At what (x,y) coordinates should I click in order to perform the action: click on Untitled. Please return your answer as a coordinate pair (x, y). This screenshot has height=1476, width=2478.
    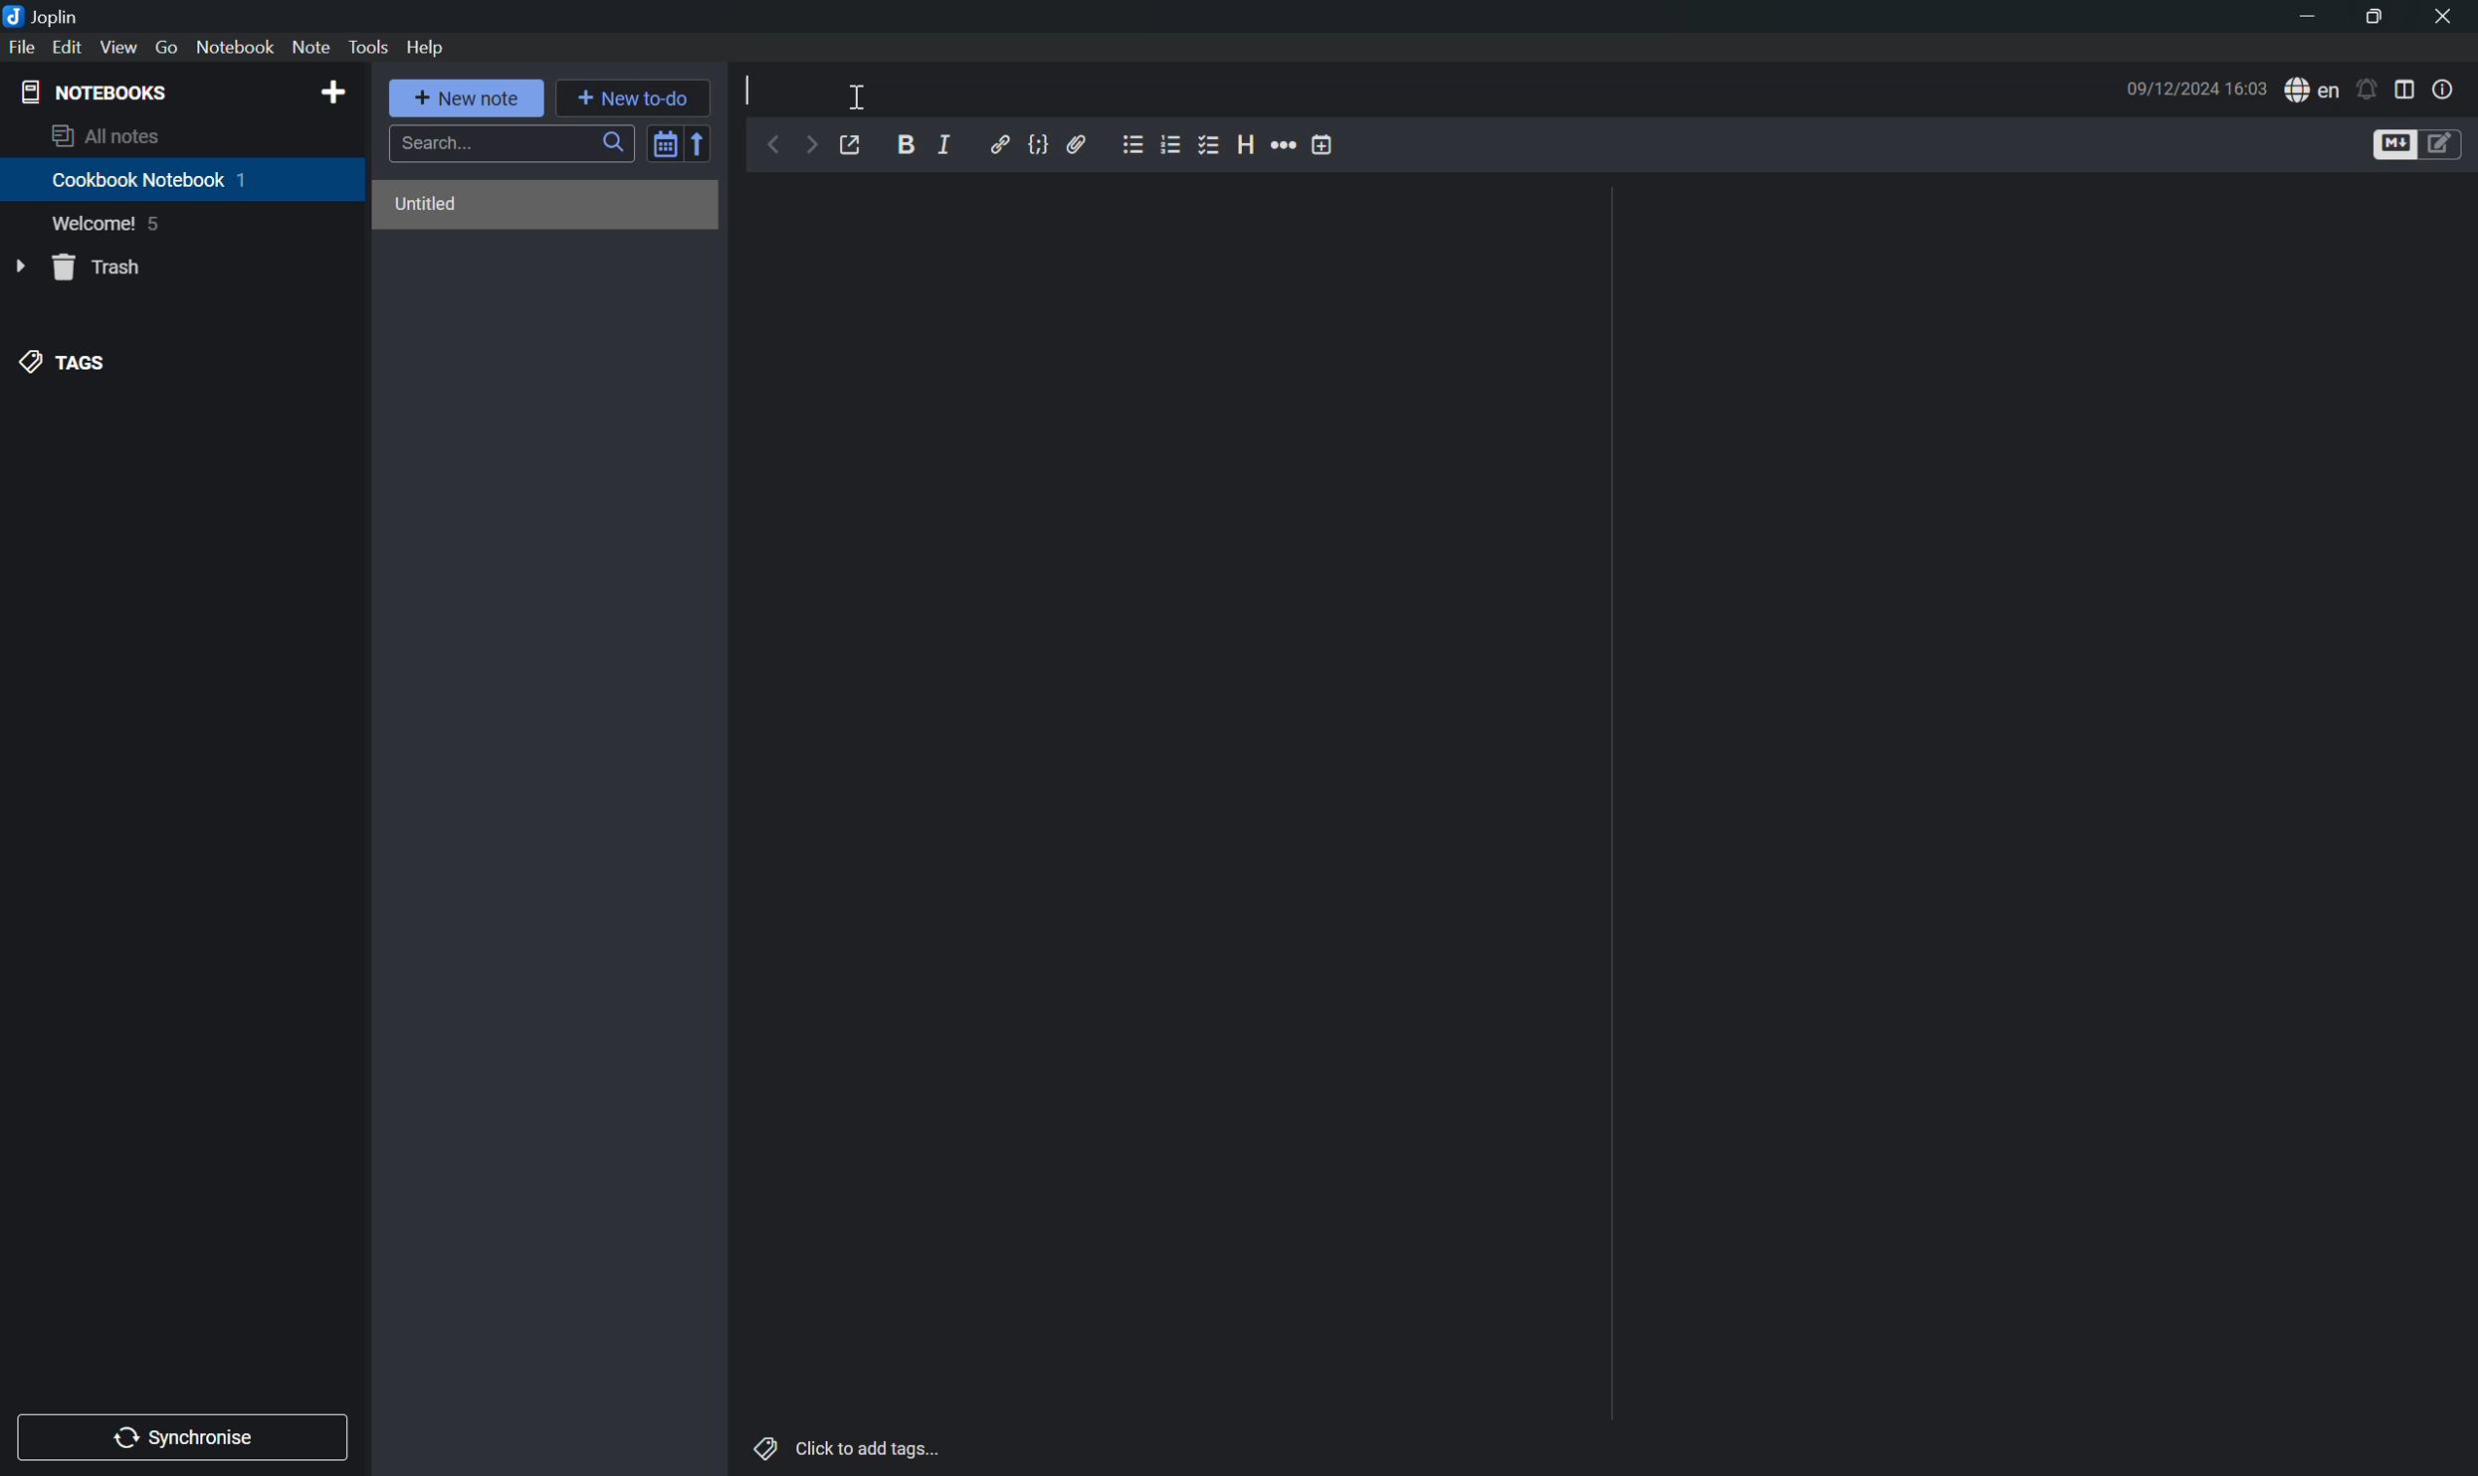
    Looking at the image, I should click on (429, 206).